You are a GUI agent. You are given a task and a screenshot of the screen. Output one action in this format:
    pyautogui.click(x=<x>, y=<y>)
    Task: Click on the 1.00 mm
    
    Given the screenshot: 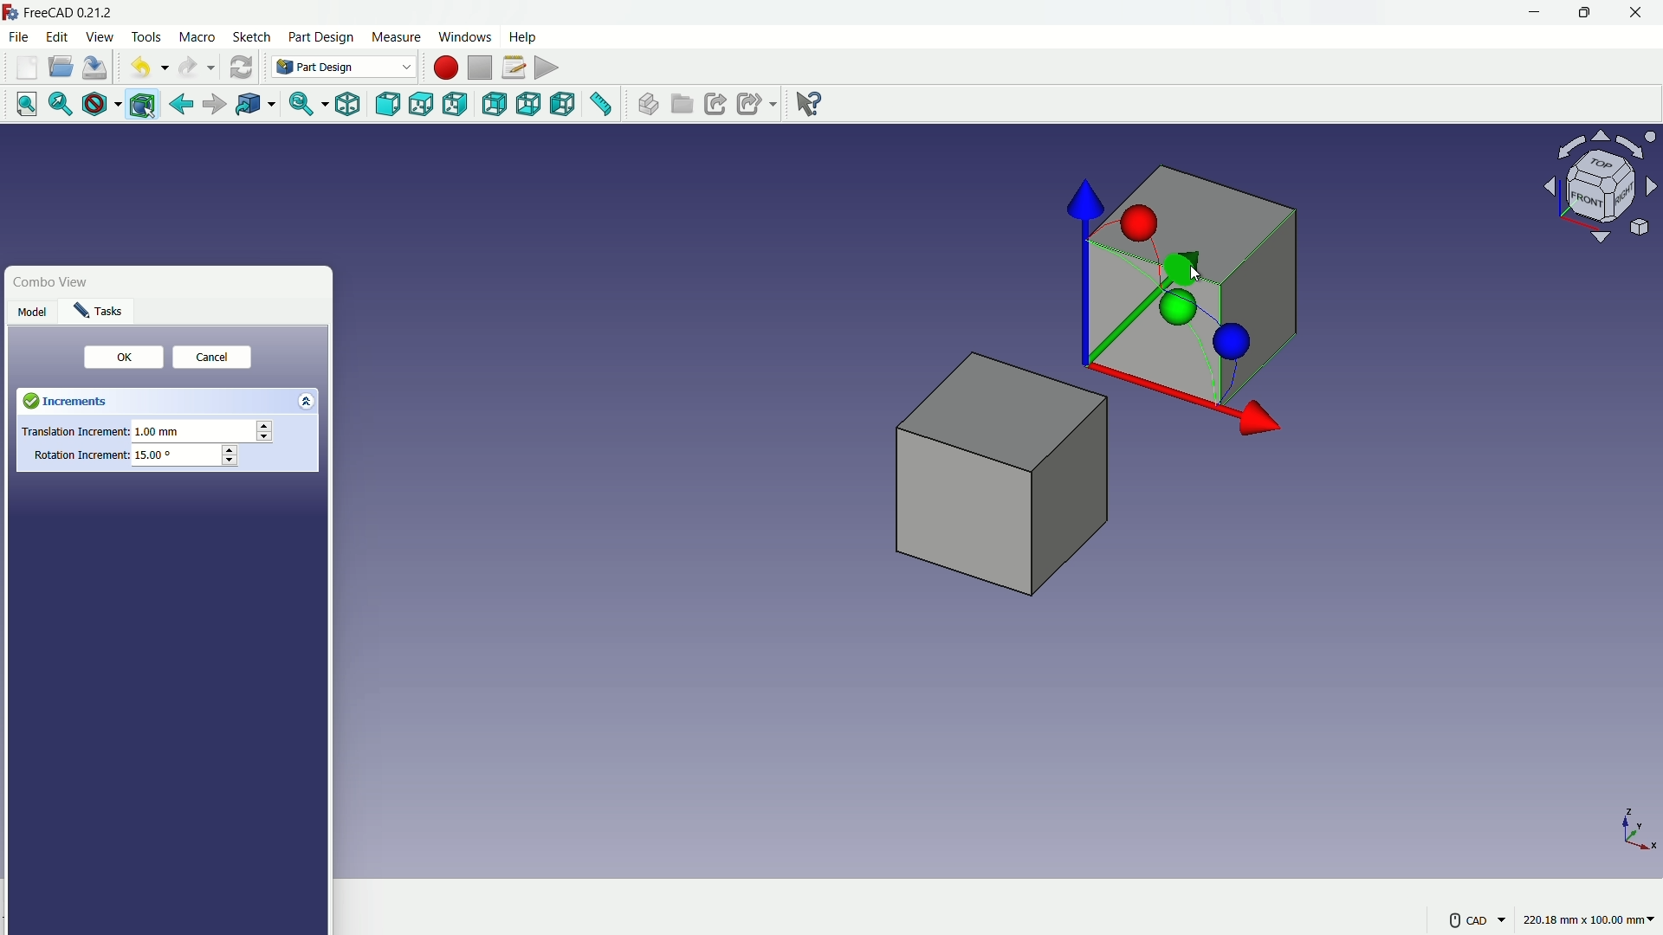 What is the action you would take?
    pyautogui.click(x=162, y=433)
    